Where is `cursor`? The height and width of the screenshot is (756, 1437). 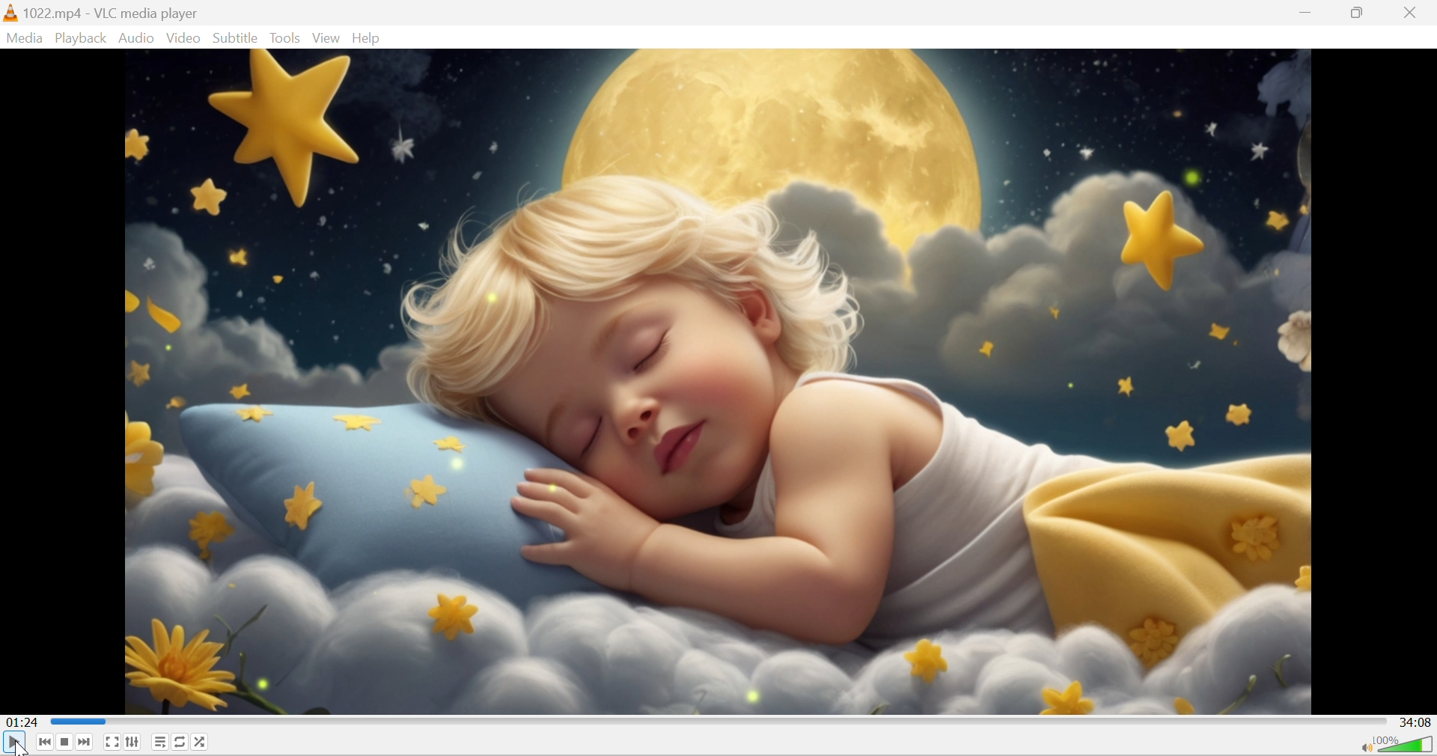 cursor is located at coordinates (22, 748).